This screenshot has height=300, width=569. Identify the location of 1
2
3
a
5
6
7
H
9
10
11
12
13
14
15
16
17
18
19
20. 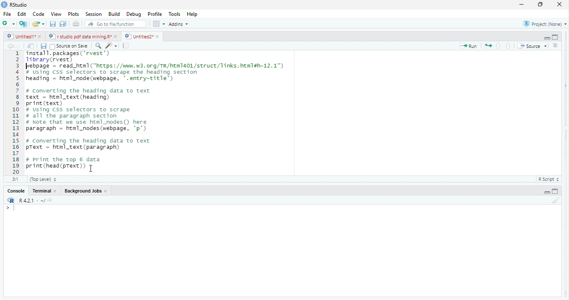
(16, 112).